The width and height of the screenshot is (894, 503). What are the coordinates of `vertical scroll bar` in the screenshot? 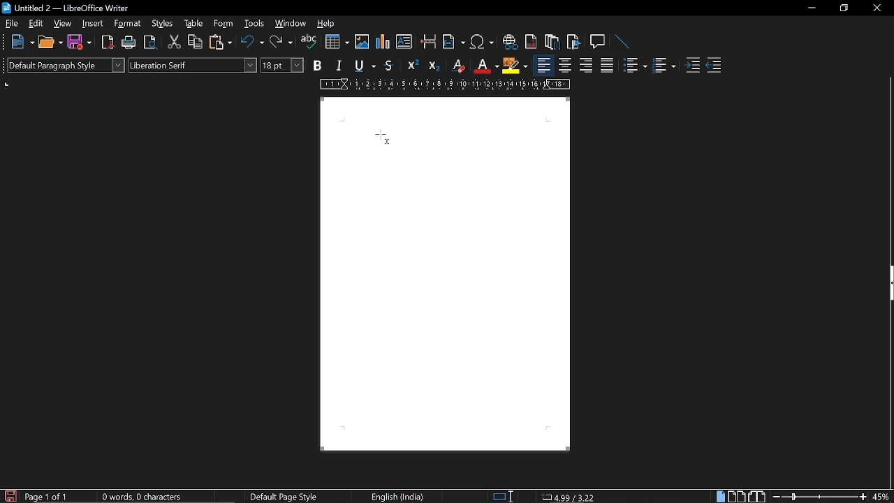 It's located at (888, 396).